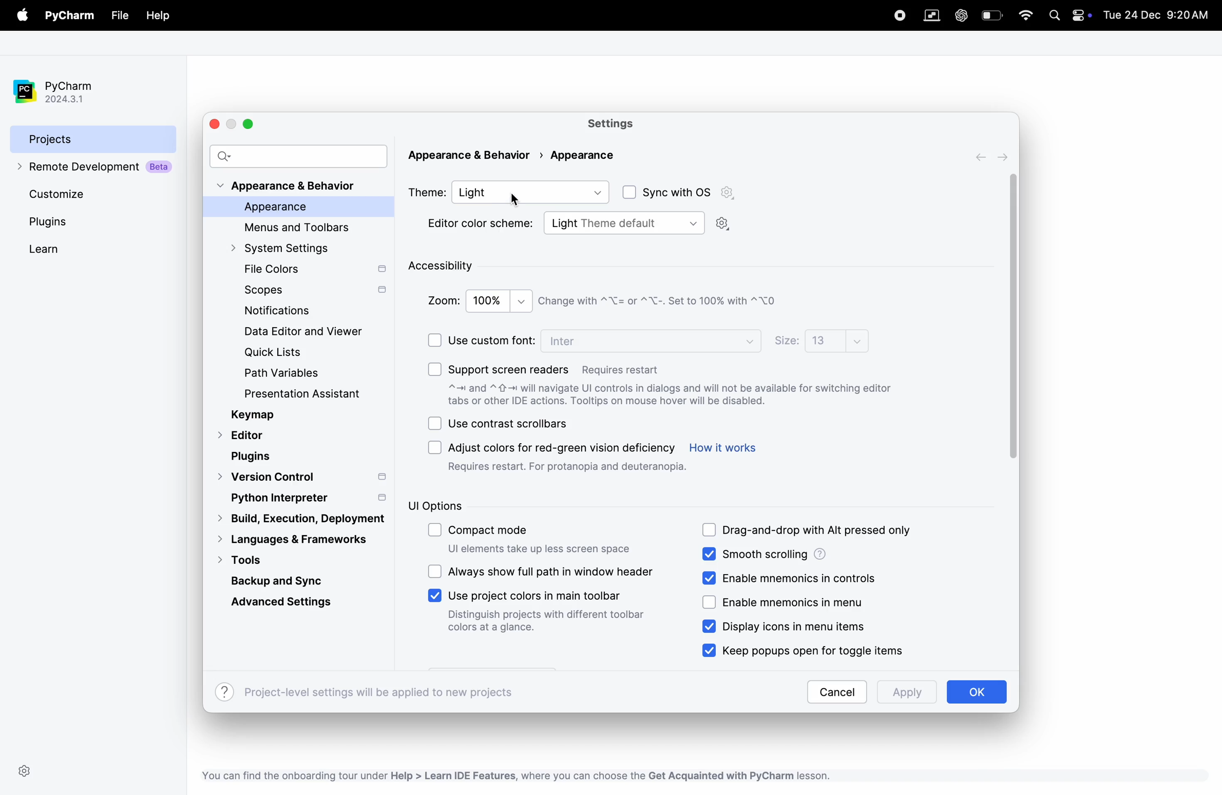 The width and height of the screenshot is (1222, 795). Describe the element at coordinates (293, 207) in the screenshot. I see `apperance` at that location.